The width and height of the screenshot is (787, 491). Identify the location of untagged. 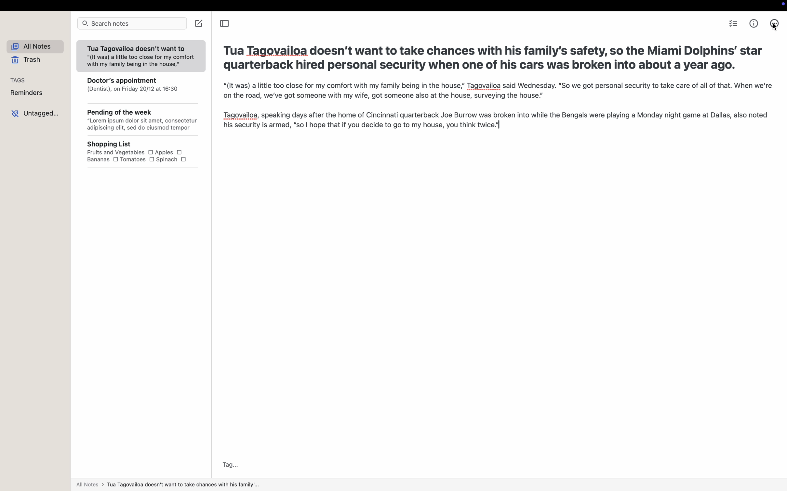
(37, 113).